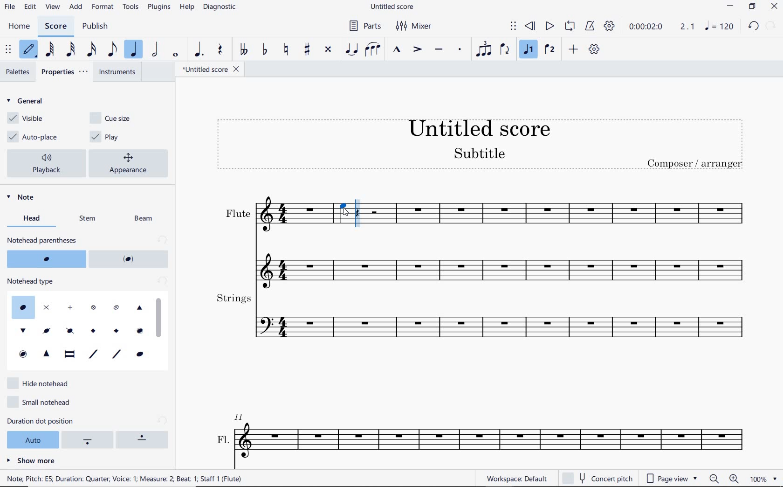 The image size is (783, 487). Describe the element at coordinates (187, 7) in the screenshot. I see `HELP` at that location.